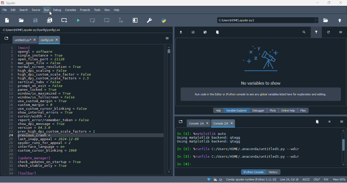  What do you see at coordinates (328, 179) in the screenshot?
I see `rw` at bounding box center [328, 179].